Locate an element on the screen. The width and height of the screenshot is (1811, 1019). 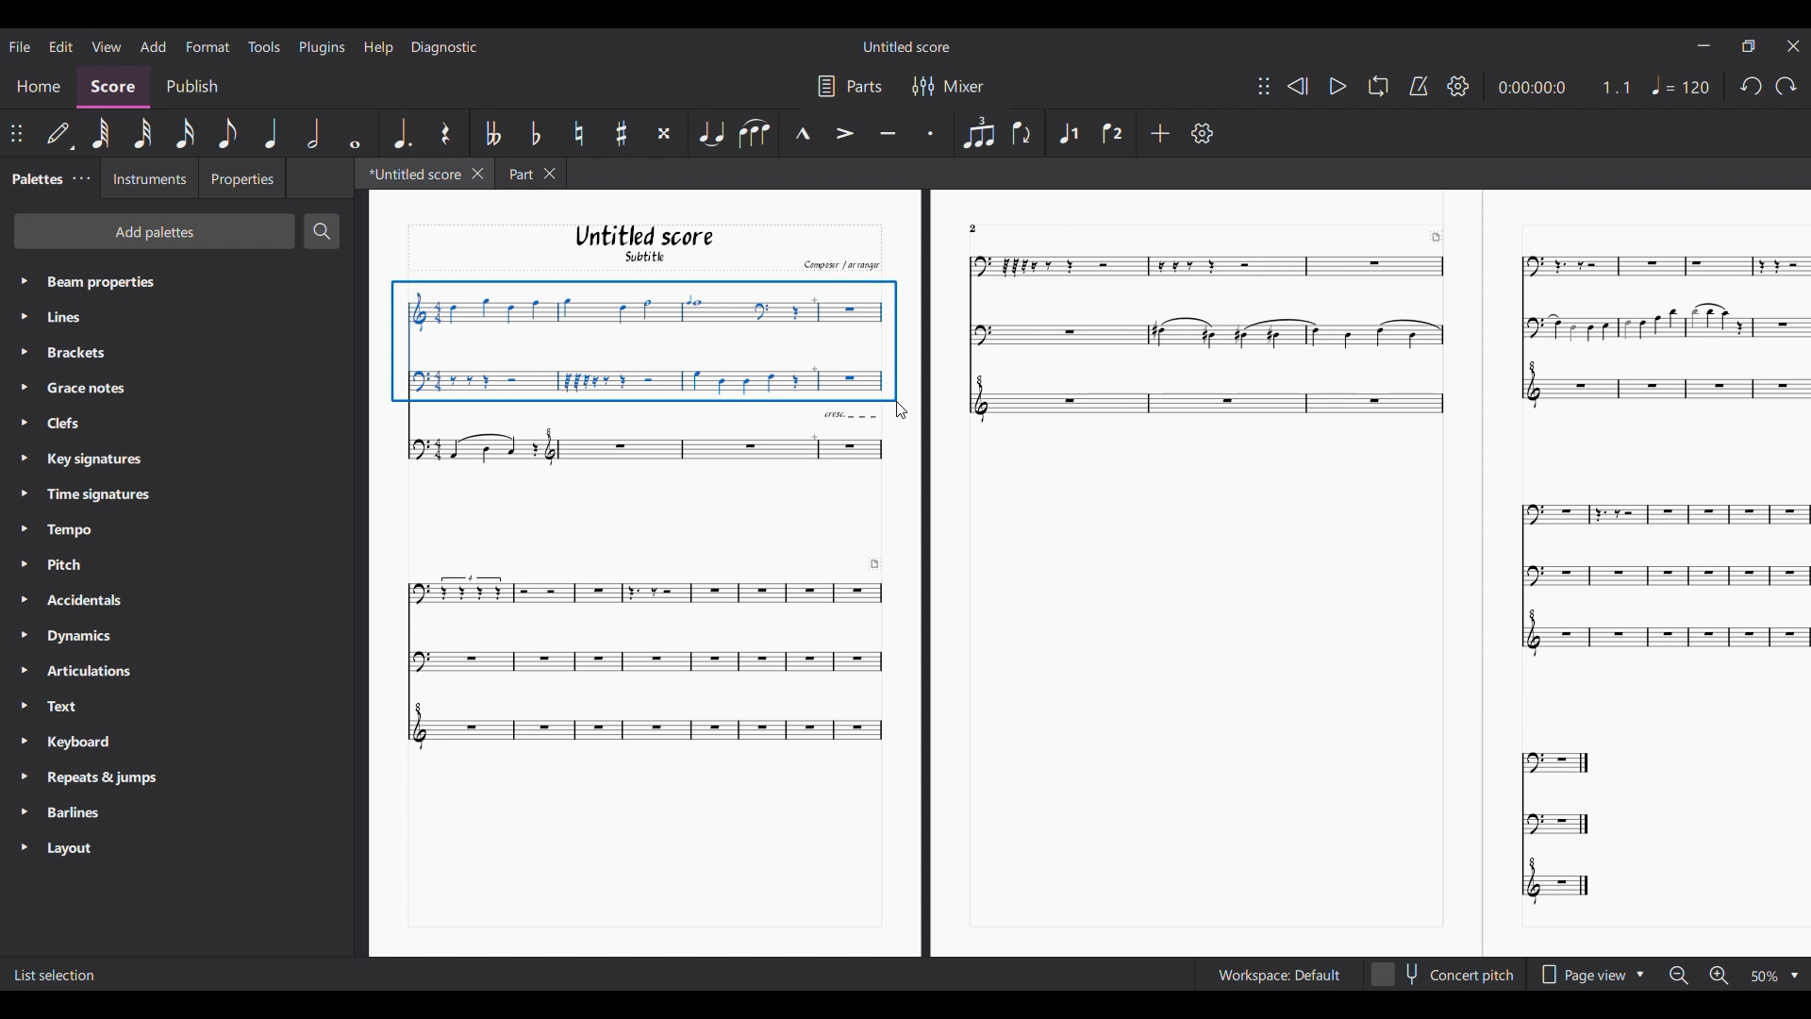
Close is located at coordinates (478, 174).